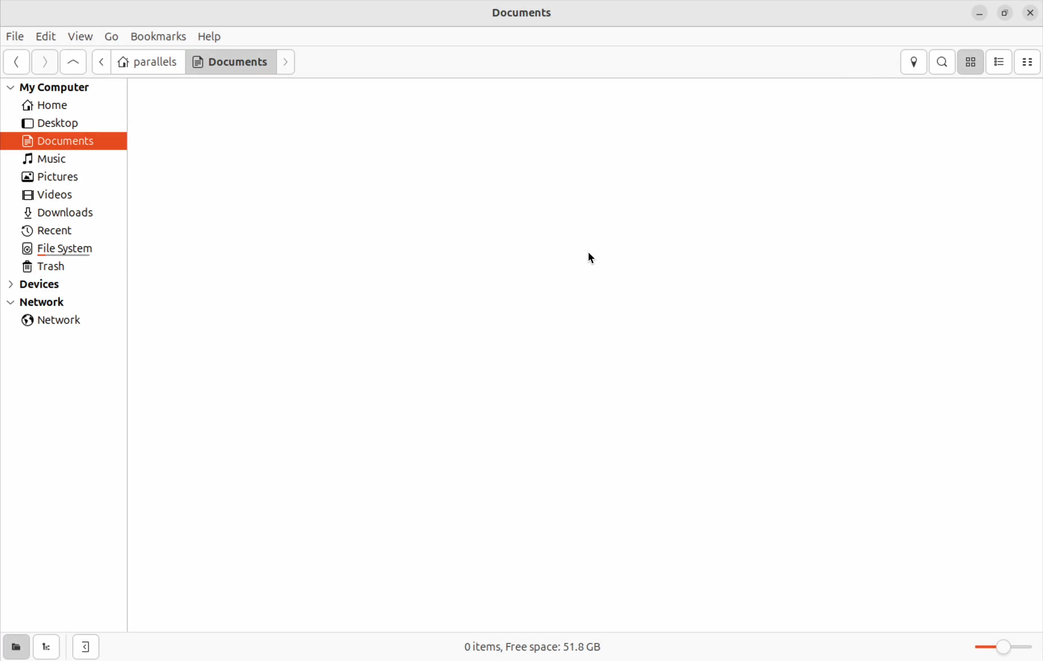 This screenshot has width=1043, height=661. Describe the element at coordinates (113, 35) in the screenshot. I see `Go` at that location.